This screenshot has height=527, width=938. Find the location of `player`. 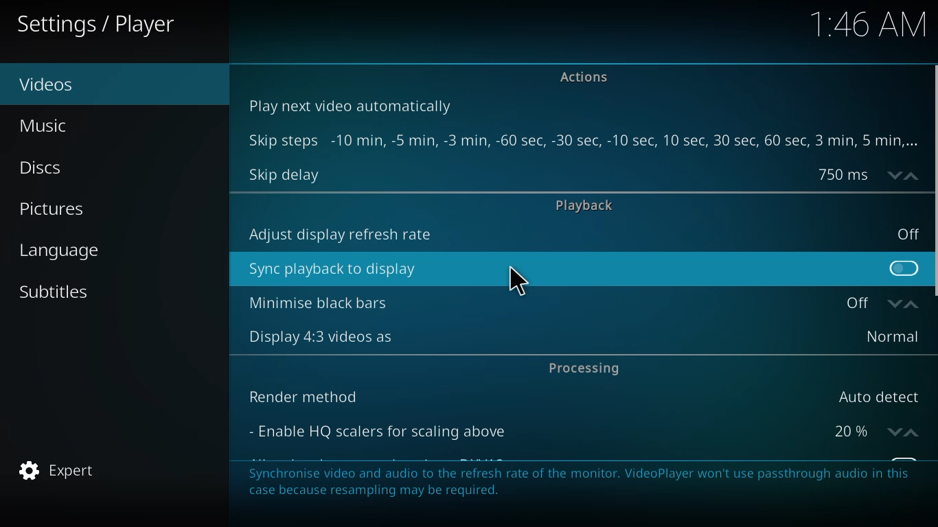

player is located at coordinates (101, 21).